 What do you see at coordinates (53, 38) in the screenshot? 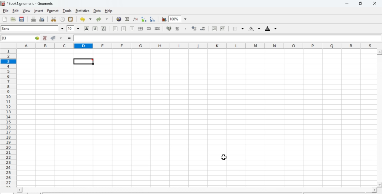
I see `Accept change` at bounding box center [53, 38].